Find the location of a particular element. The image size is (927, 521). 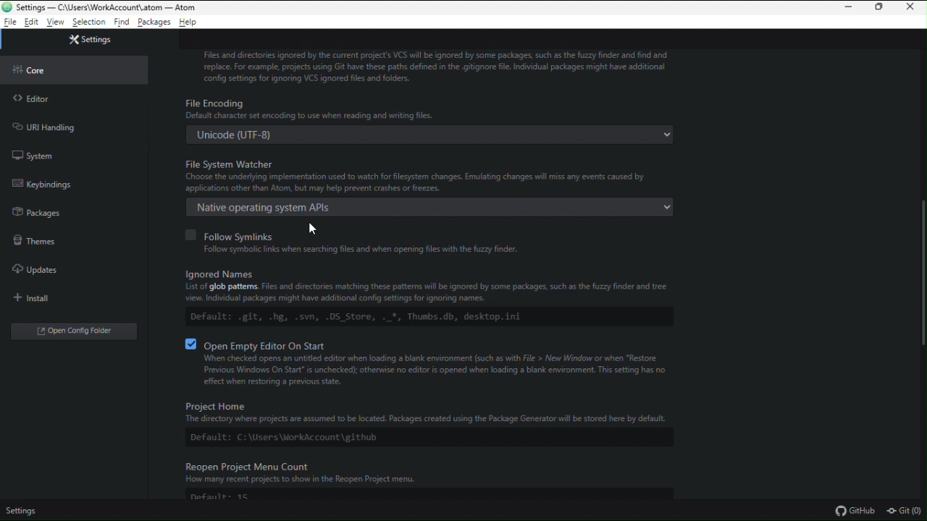

install is located at coordinates (36, 299).